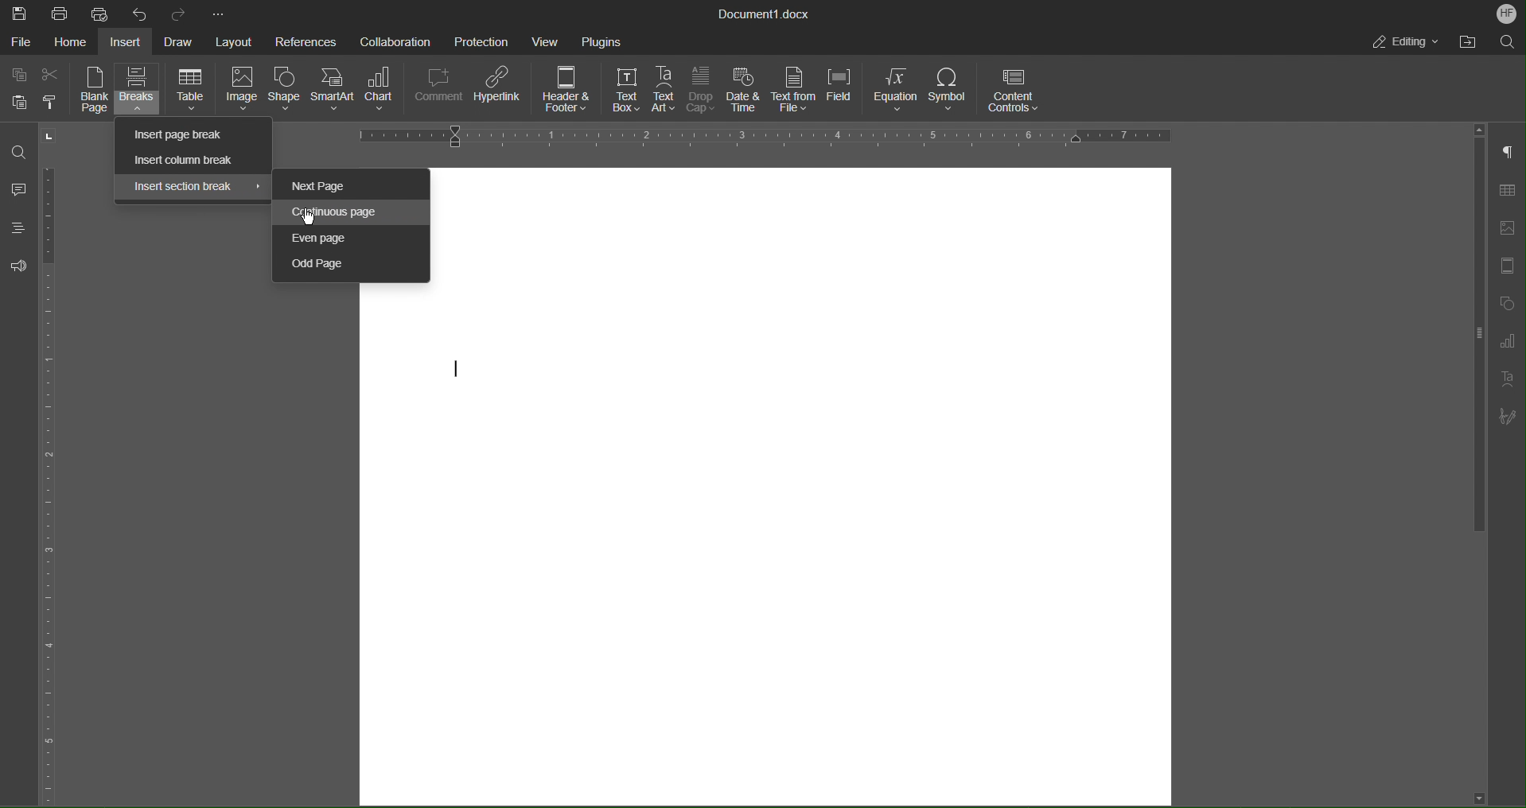  I want to click on Text Box, so click(625, 91).